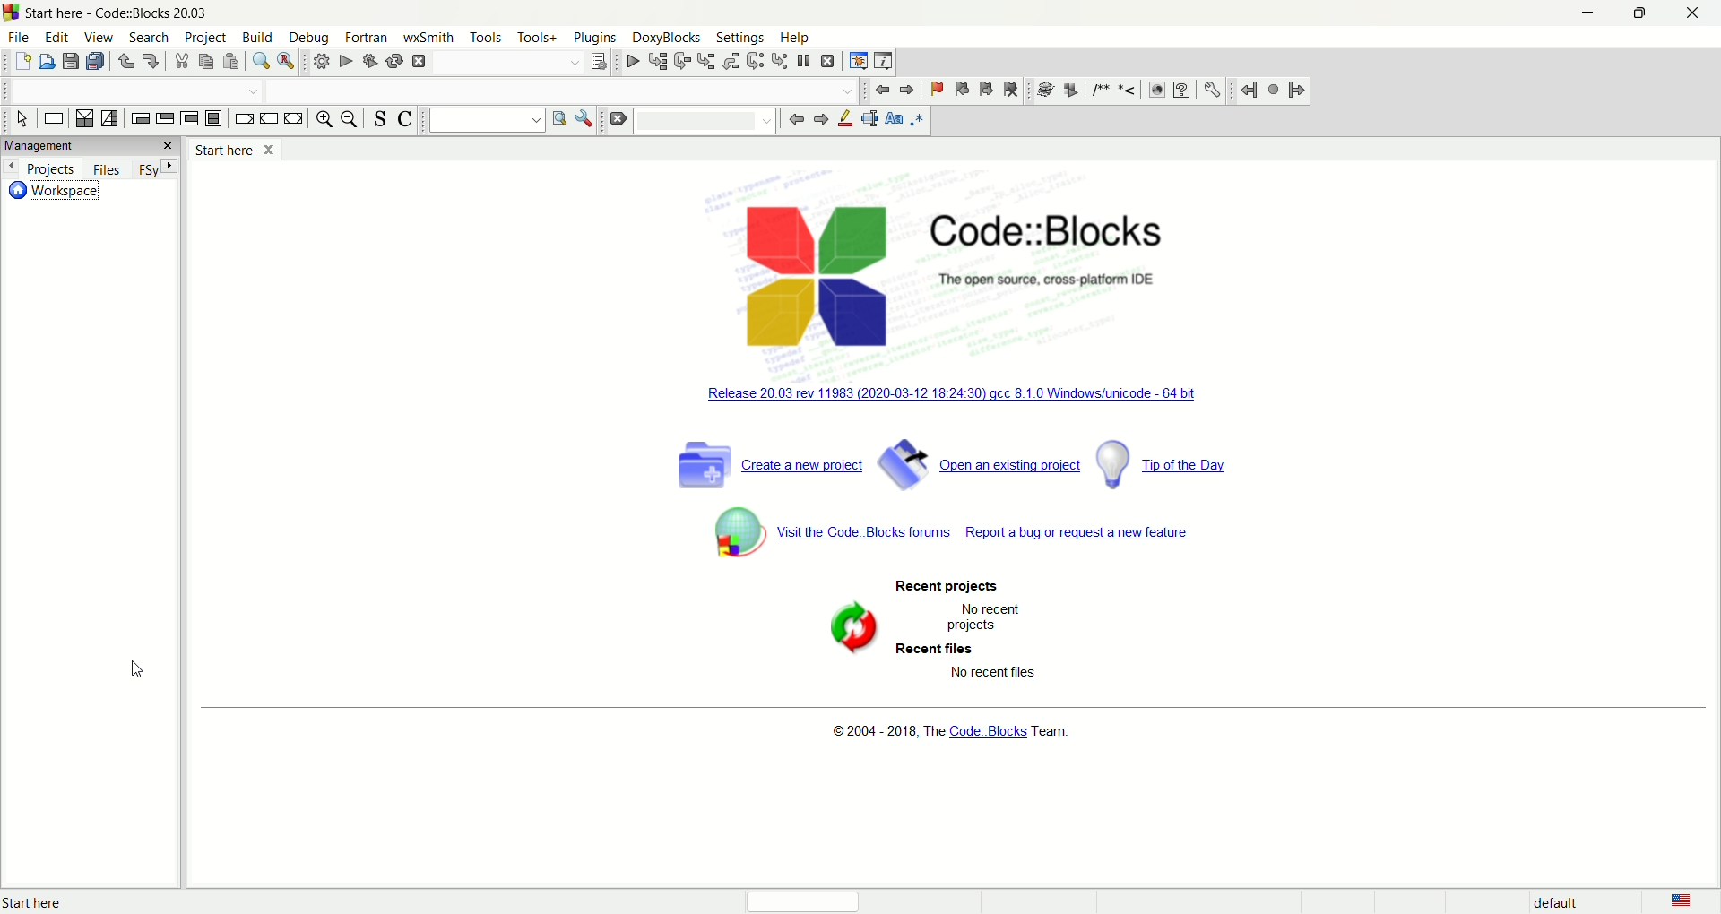 Image resolution: width=1721 pixels, height=914 pixels. I want to click on paste, so click(232, 60).